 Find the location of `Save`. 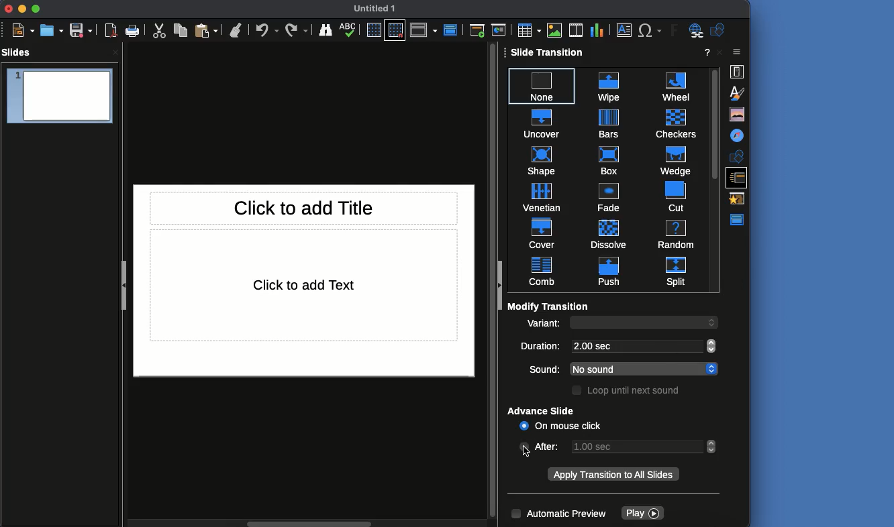

Save is located at coordinates (81, 30).